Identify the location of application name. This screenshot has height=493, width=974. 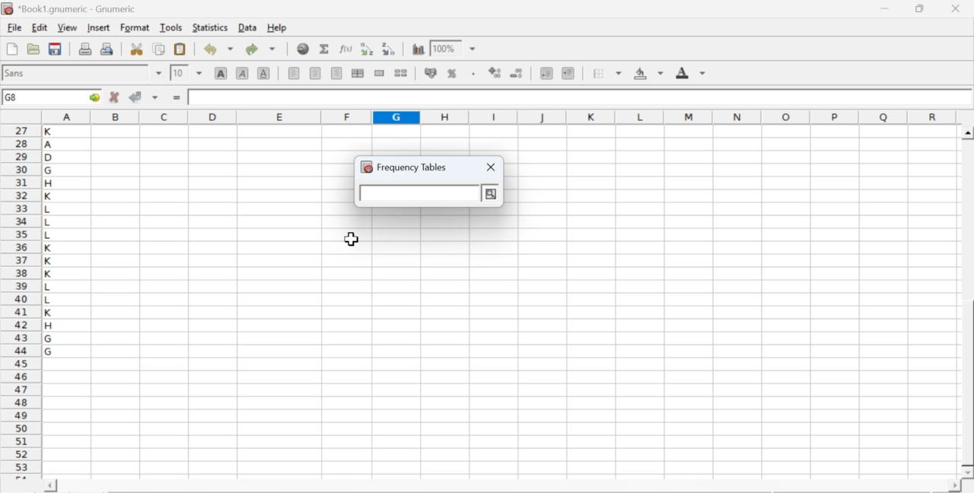
(72, 7).